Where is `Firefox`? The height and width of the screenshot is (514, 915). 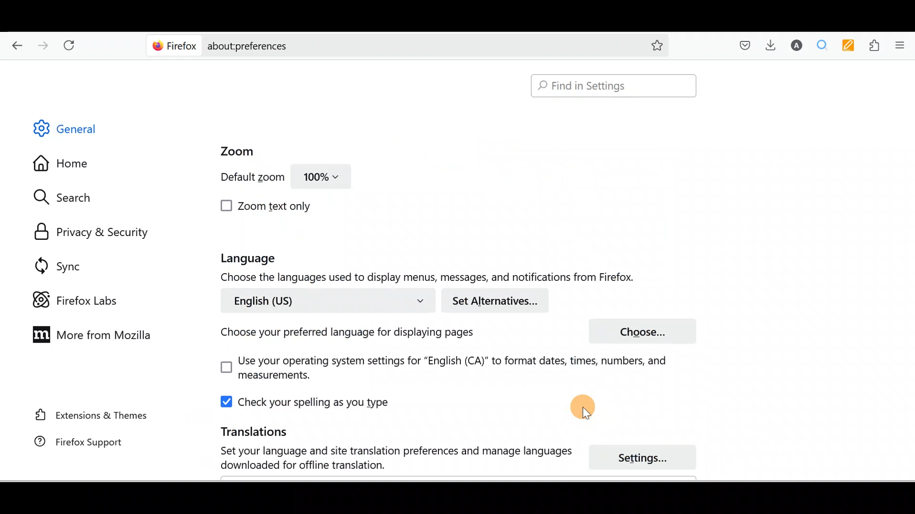 Firefox is located at coordinates (175, 45).